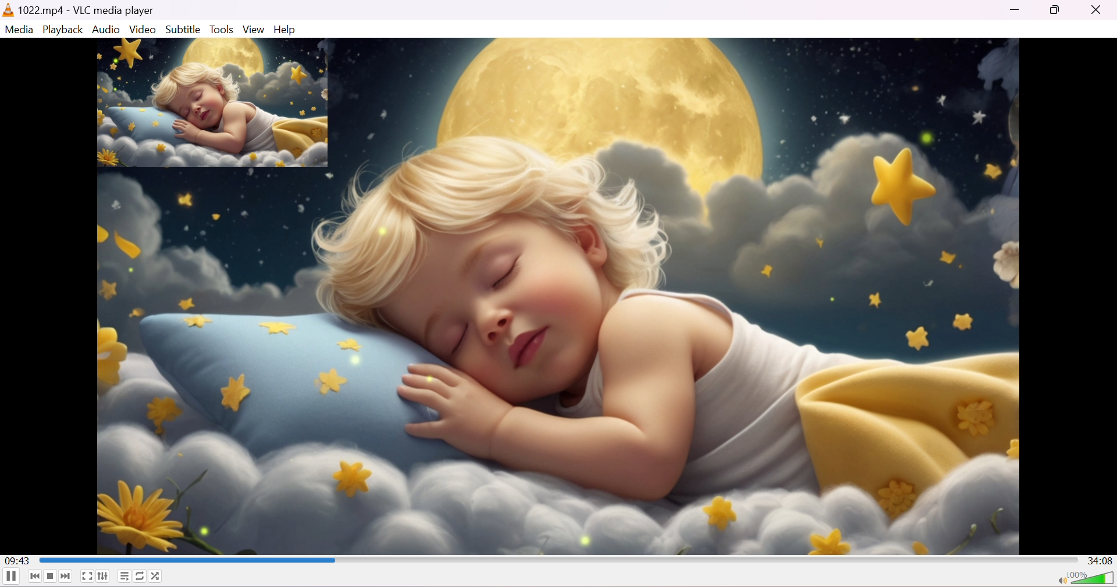 This screenshot has width=1117, height=587. What do you see at coordinates (143, 30) in the screenshot?
I see `Video` at bounding box center [143, 30].